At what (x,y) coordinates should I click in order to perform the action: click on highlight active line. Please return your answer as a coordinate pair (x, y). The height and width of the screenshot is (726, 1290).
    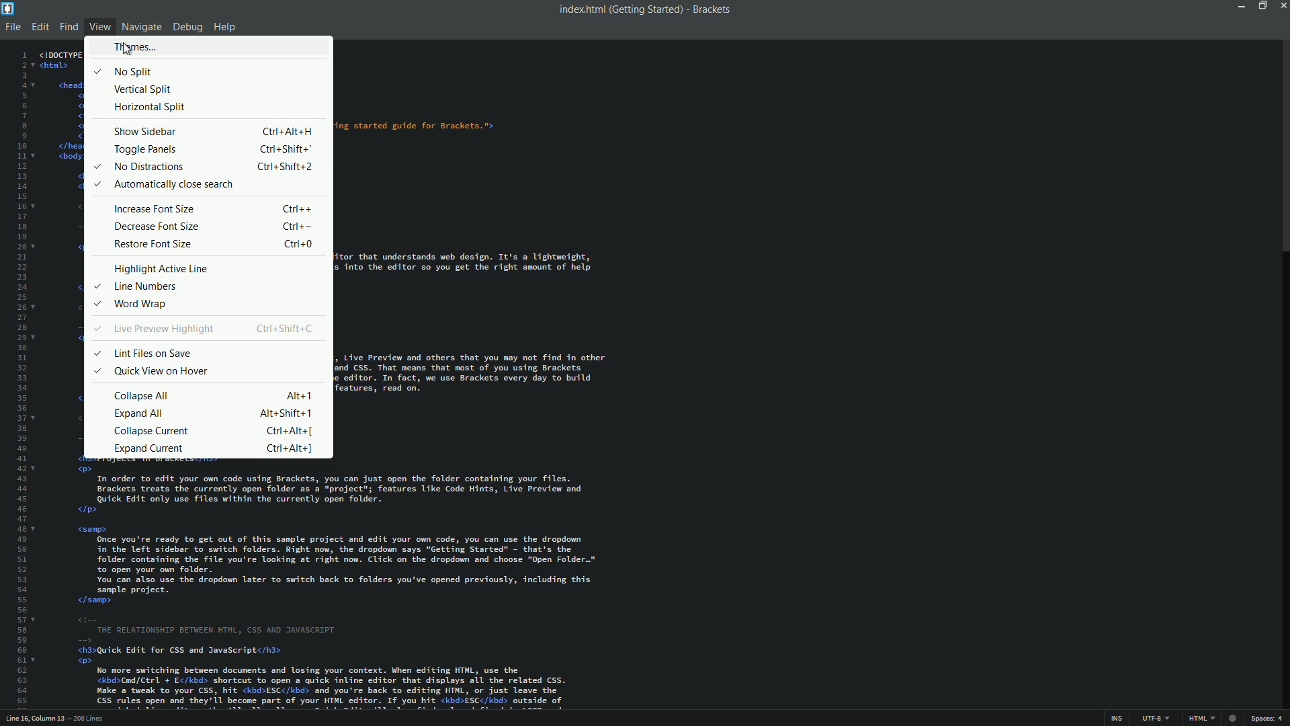
    Looking at the image, I should click on (162, 269).